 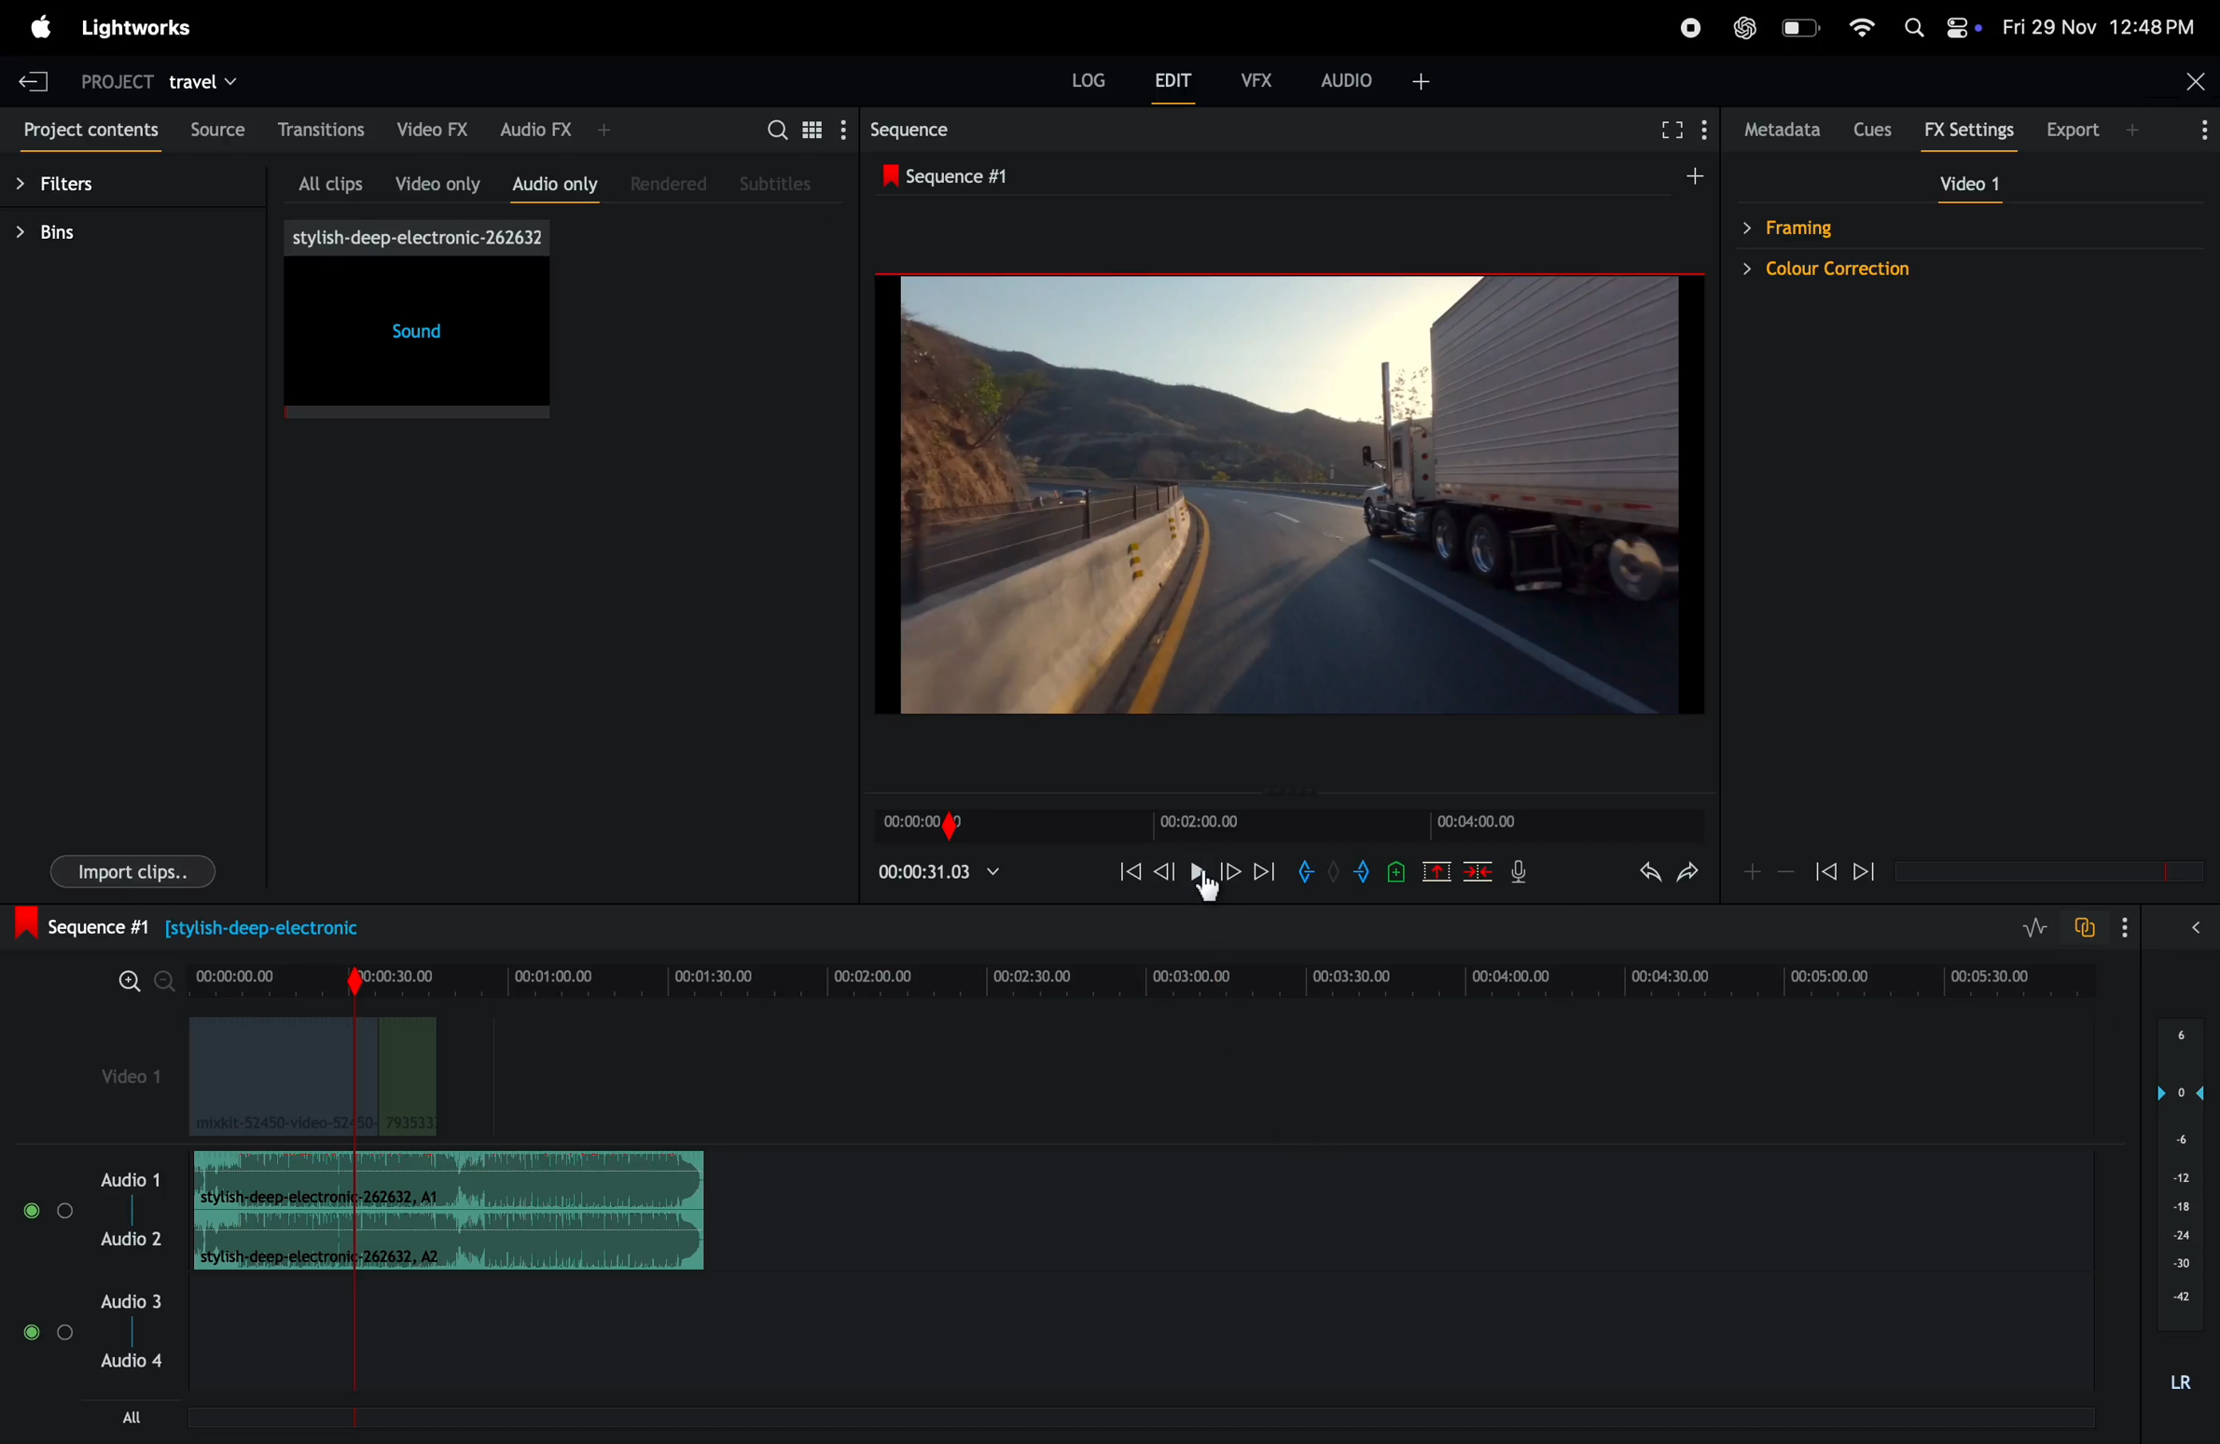 What do you see at coordinates (2183, 84) in the screenshot?
I see `close` at bounding box center [2183, 84].